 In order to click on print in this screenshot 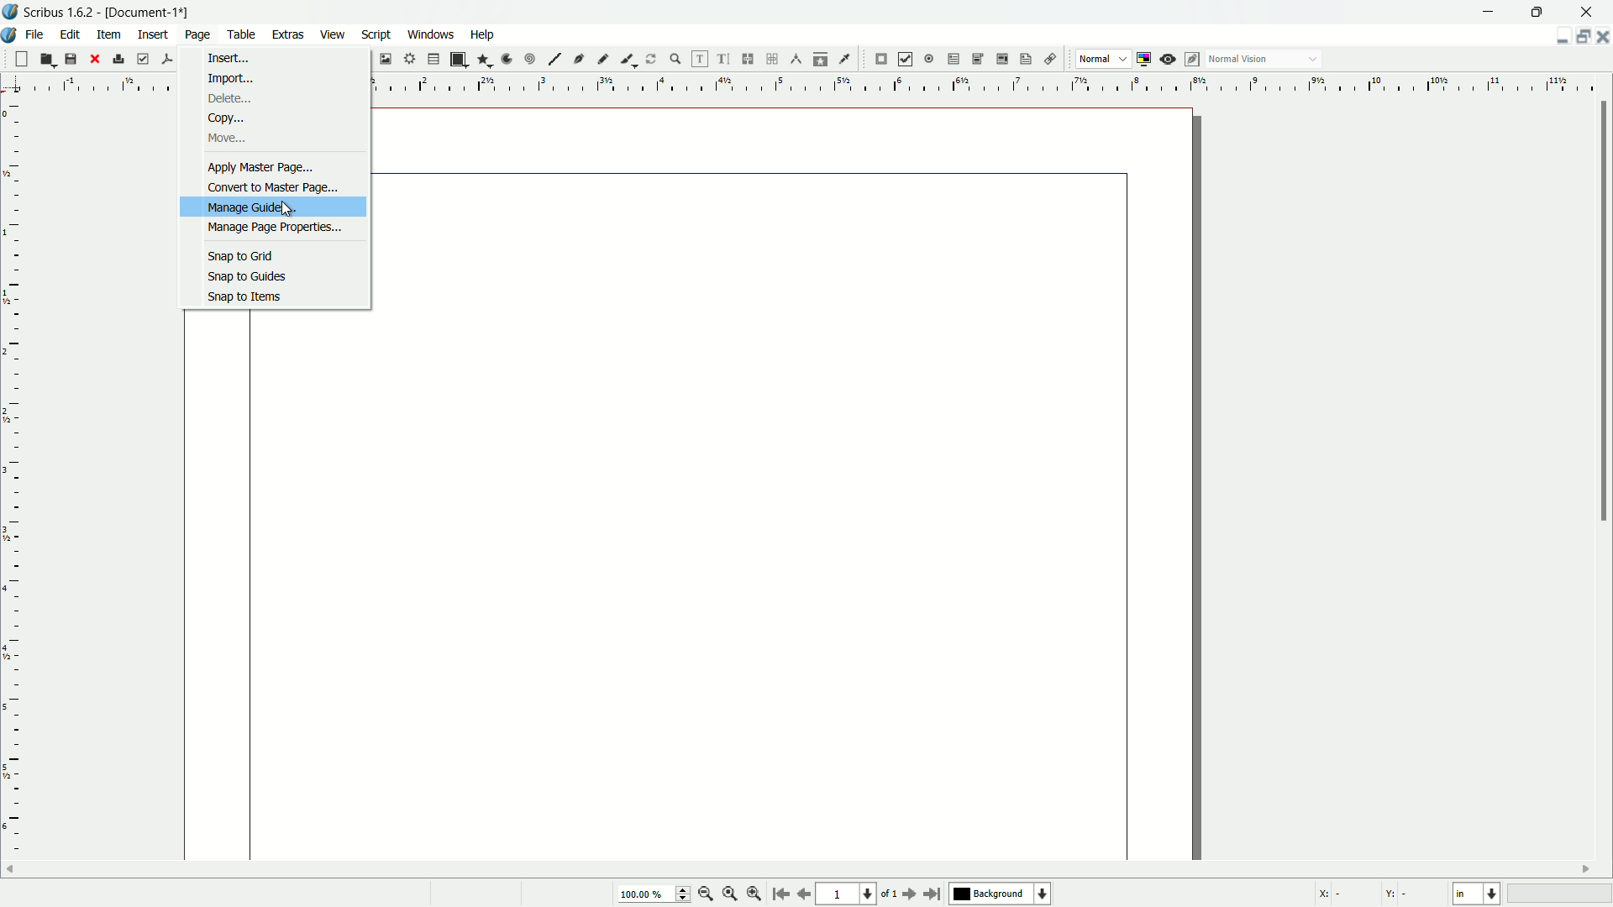, I will do `click(118, 59)`.